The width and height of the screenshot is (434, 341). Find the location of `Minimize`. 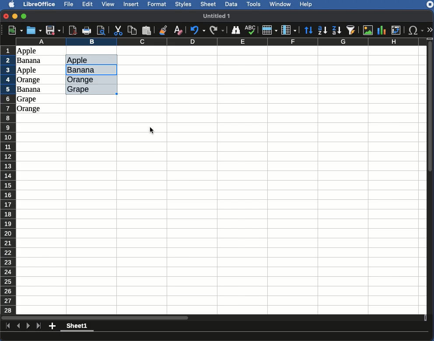

Minimize is located at coordinates (15, 16).